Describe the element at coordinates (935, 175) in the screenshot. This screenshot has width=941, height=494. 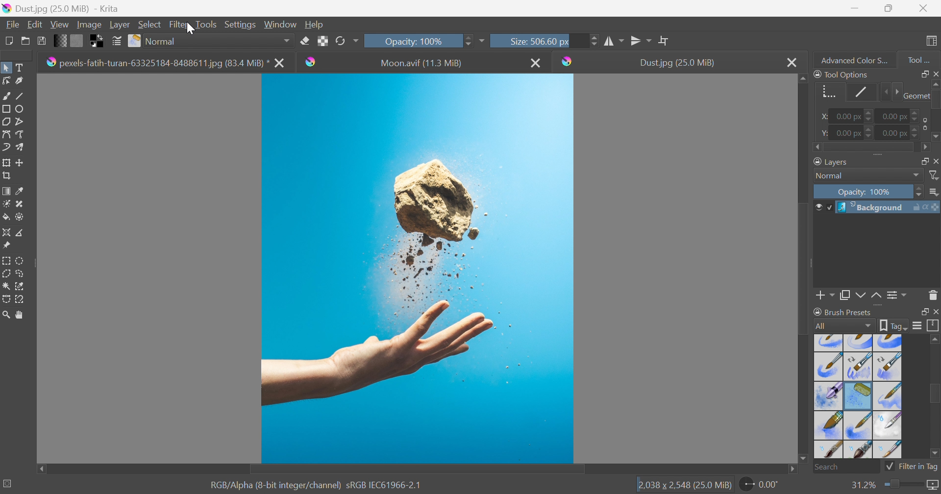
I see `Filter` at that location.